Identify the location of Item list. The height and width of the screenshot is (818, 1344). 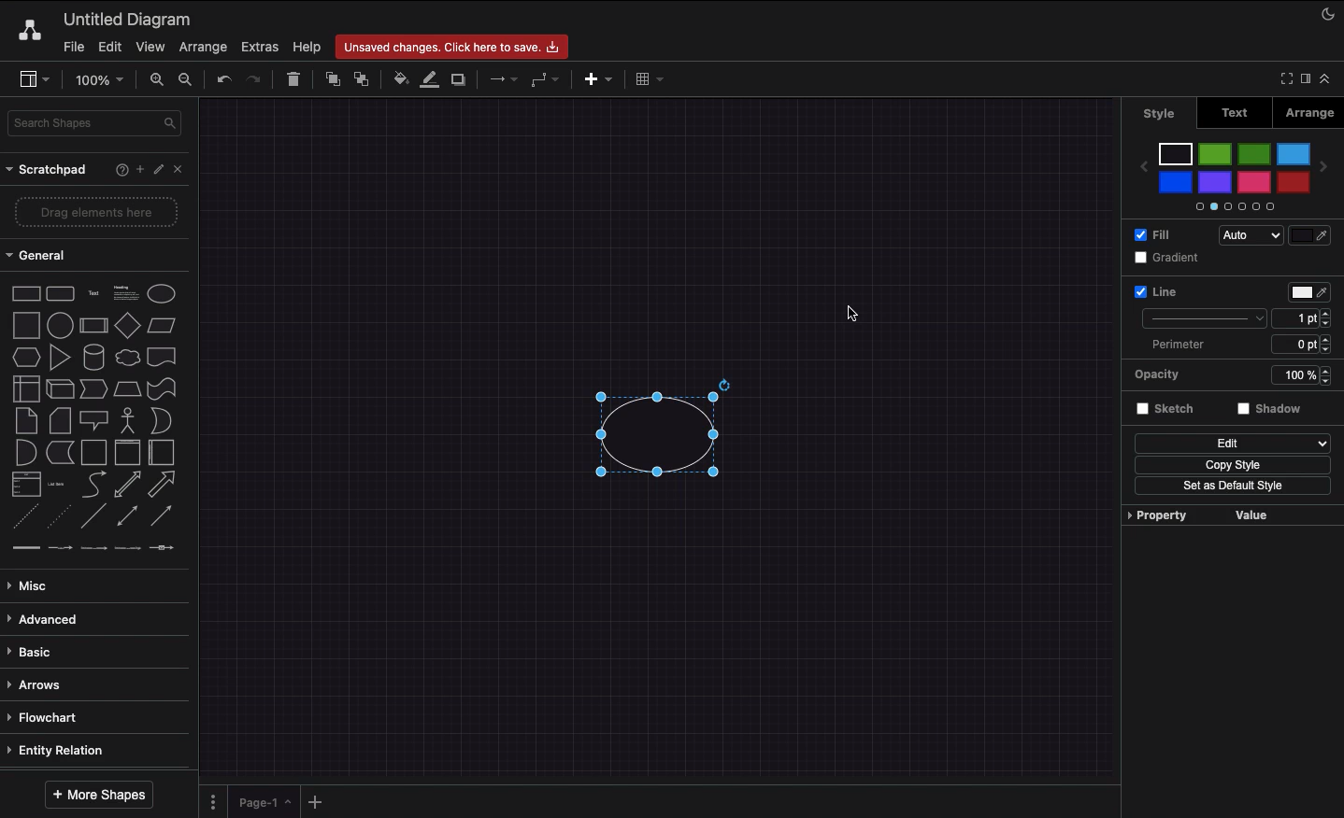
(62, 485).